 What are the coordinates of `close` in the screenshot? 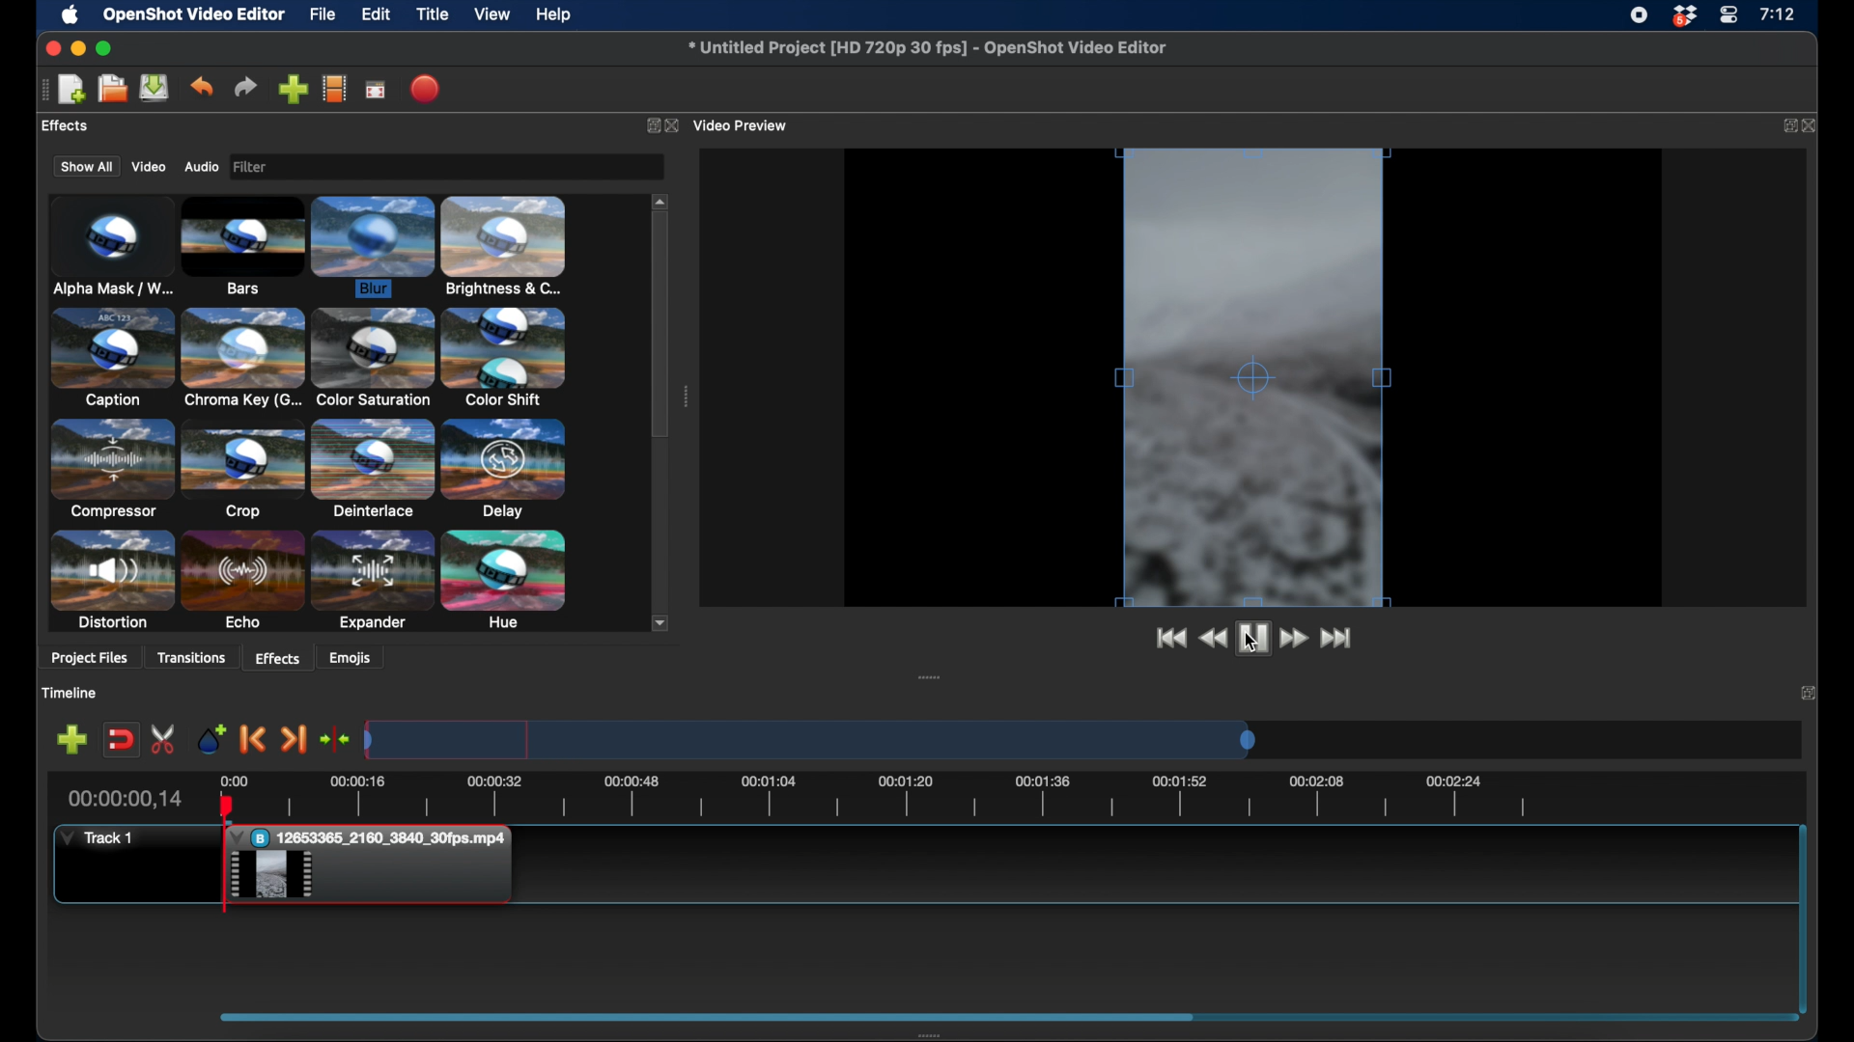 It's located at (51, 48).